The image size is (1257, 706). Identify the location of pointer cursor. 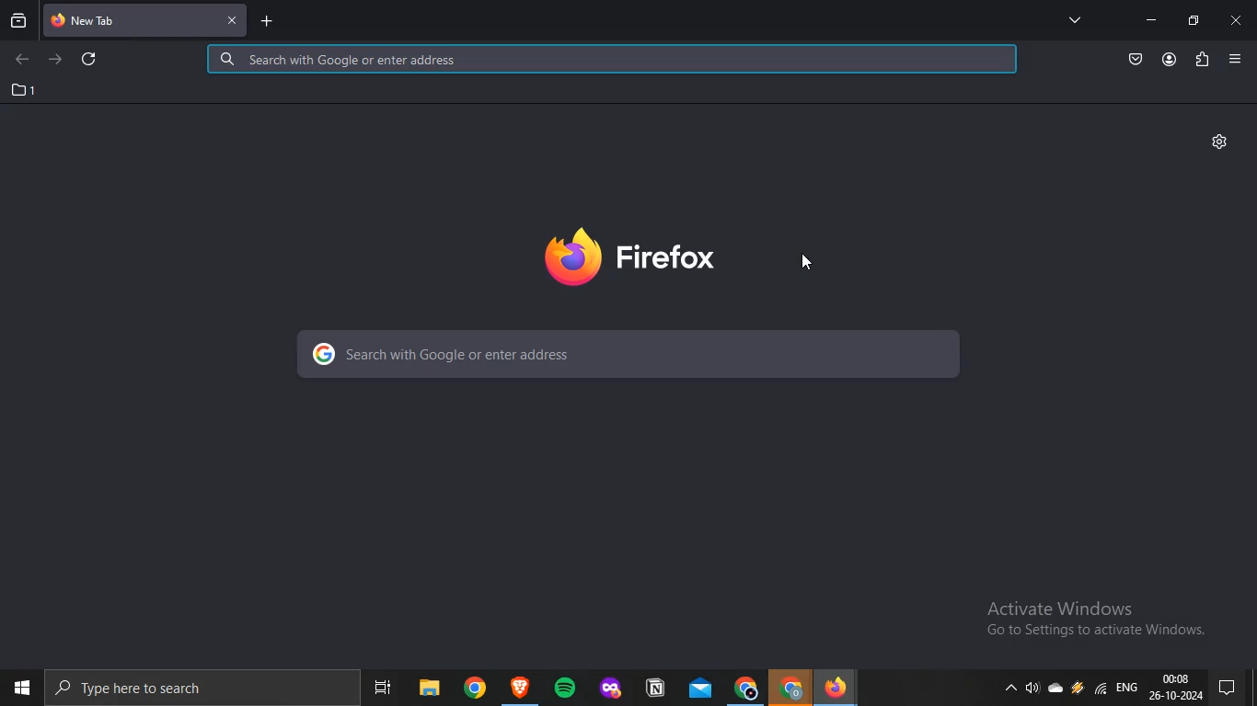
(815, 267).